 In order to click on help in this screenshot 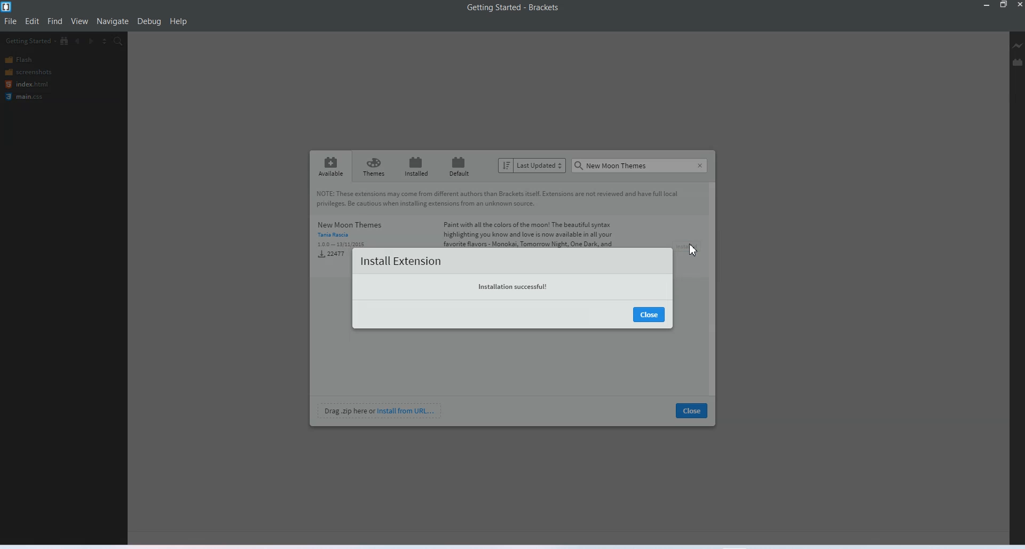, I will do `click(179, 21)`.